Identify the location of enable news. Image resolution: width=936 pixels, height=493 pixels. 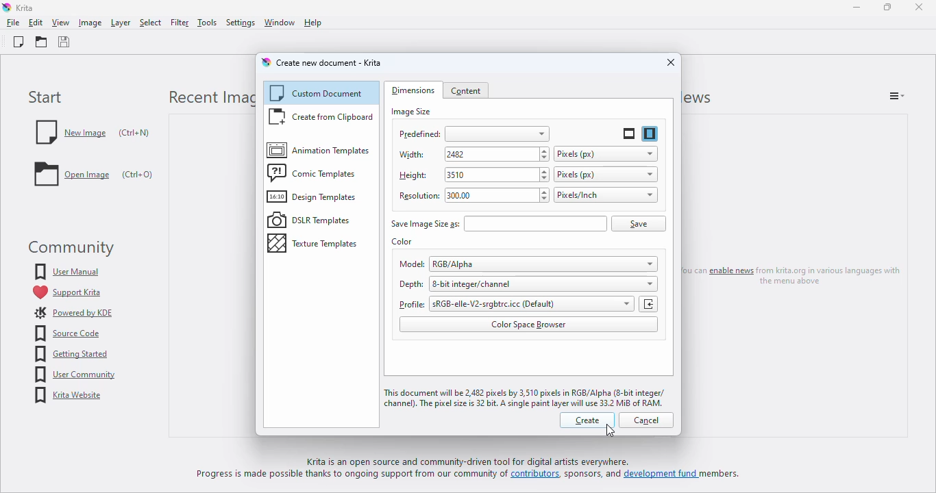
(730, 271).